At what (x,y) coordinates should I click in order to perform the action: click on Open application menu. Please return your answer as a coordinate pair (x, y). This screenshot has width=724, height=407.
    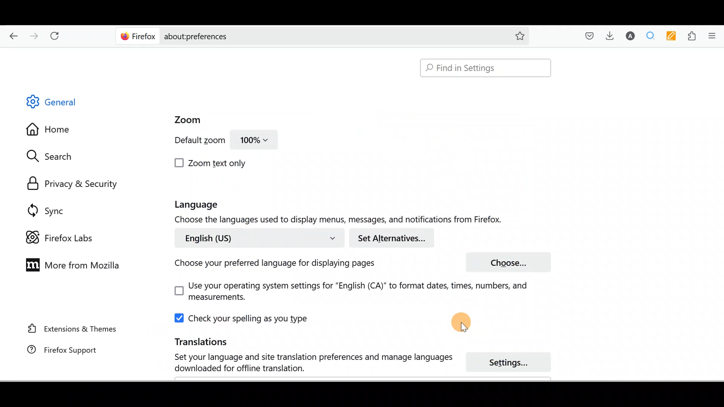
    Looking at the image, I should click on (715, 35).